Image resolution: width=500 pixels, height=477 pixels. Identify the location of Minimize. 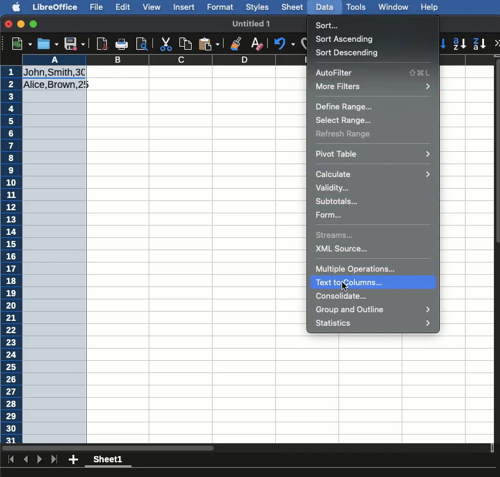
(21, 23).